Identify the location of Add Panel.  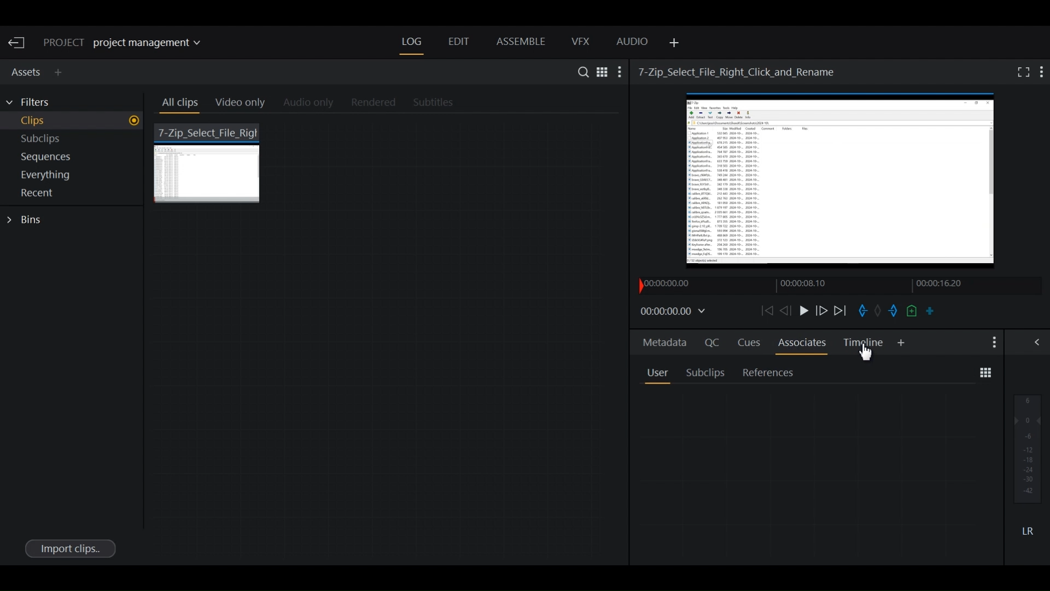
(672, 43).